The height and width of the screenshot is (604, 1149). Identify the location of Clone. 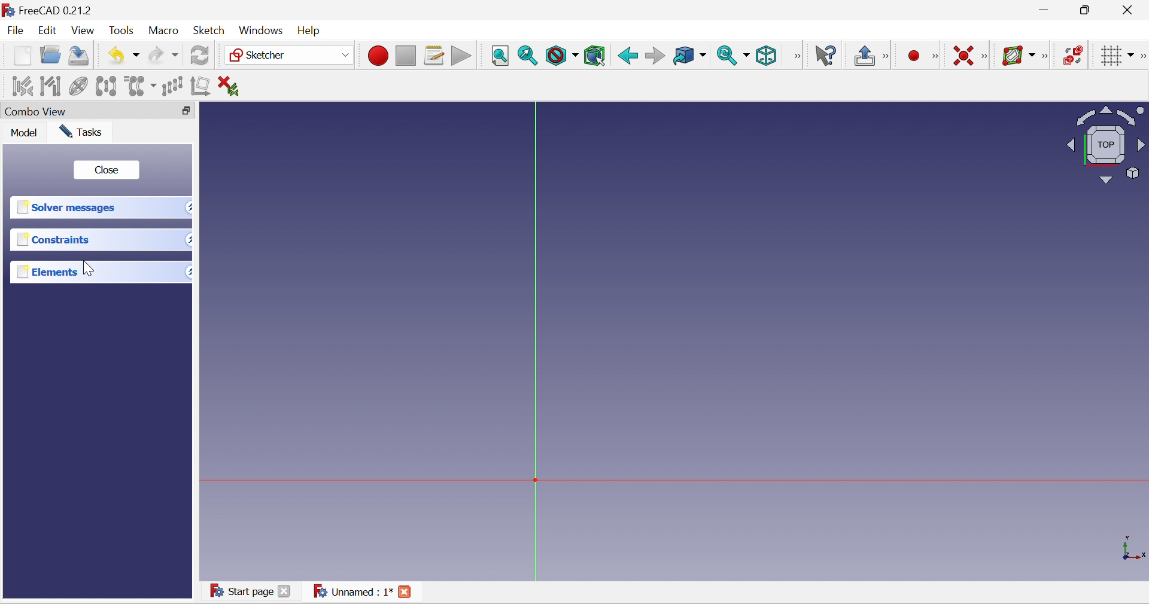
(138, 87).